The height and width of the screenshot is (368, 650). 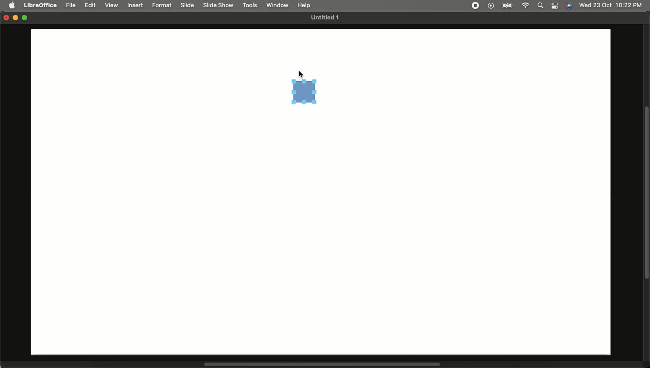 I want to click on Square drawing, so click(x=307, y=90).